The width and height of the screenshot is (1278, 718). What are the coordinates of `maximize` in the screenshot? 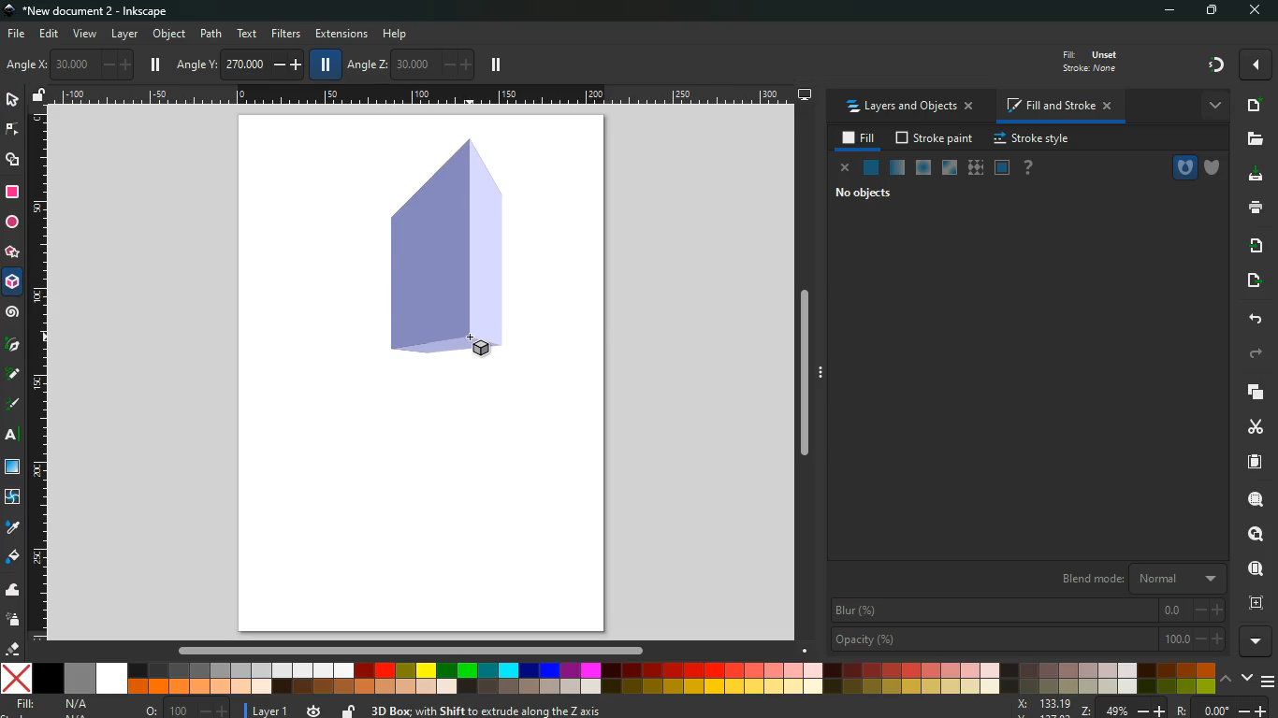 It's located at (1214, 11).